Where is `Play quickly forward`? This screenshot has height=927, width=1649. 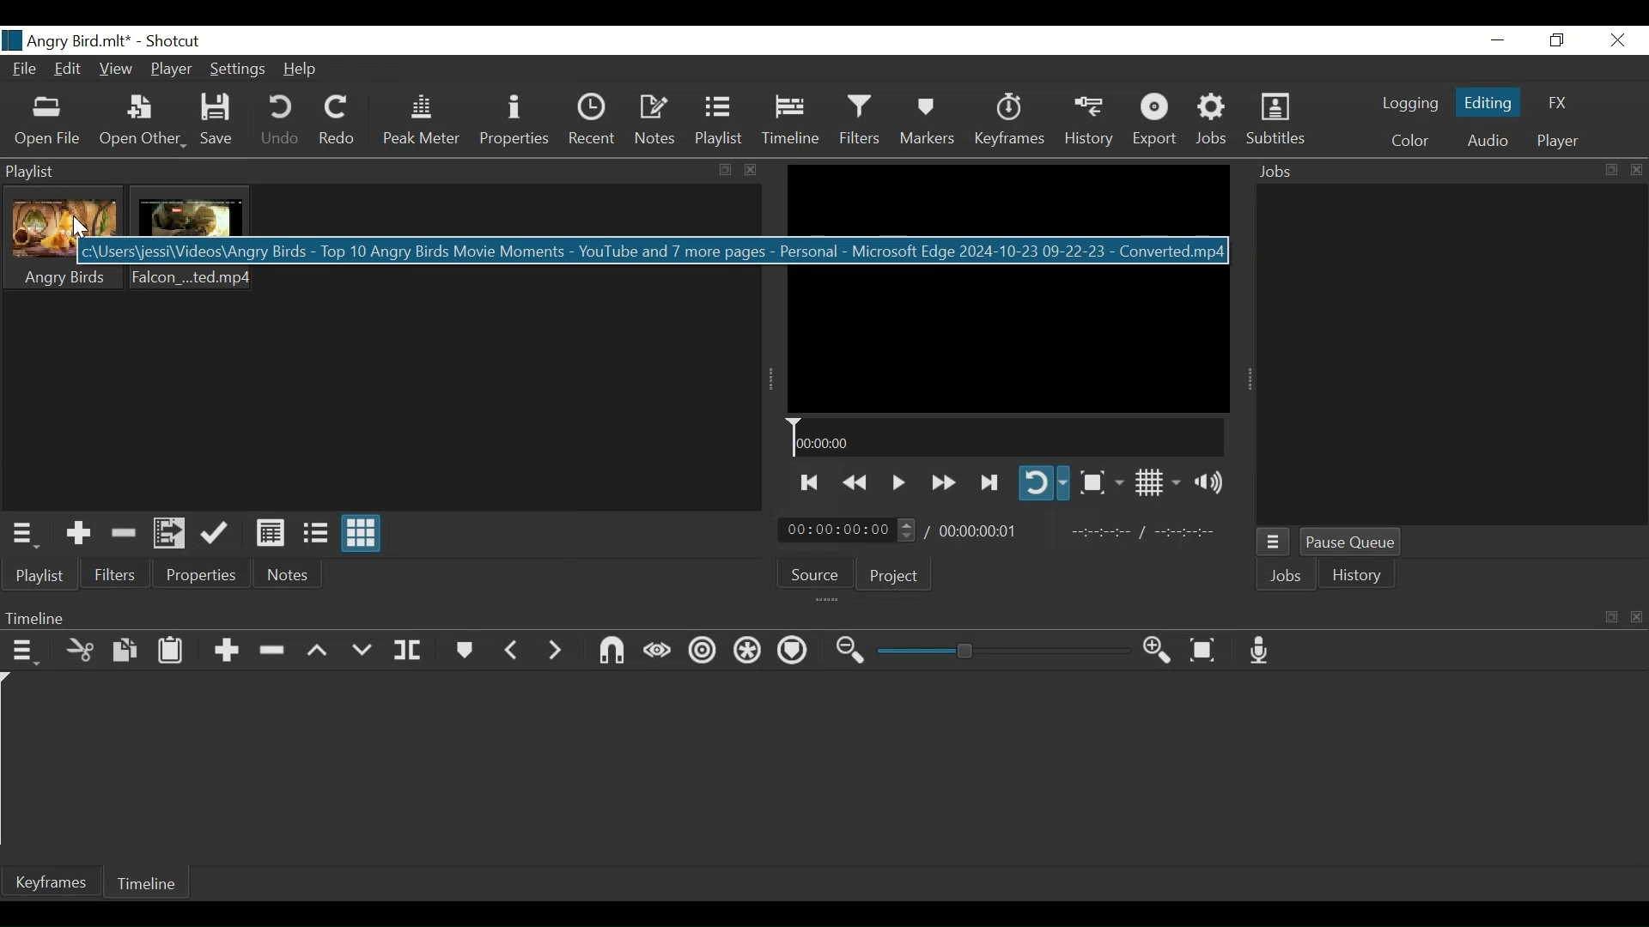 Play quickly forward is located at coordinates (942, 481).